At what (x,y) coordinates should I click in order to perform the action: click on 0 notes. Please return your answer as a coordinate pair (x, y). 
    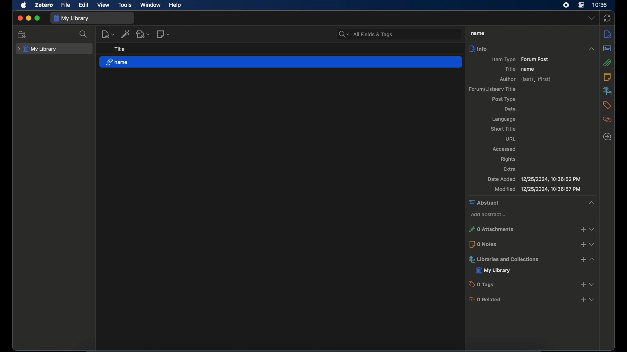
    Looking at the image, I should click on (532, 244).